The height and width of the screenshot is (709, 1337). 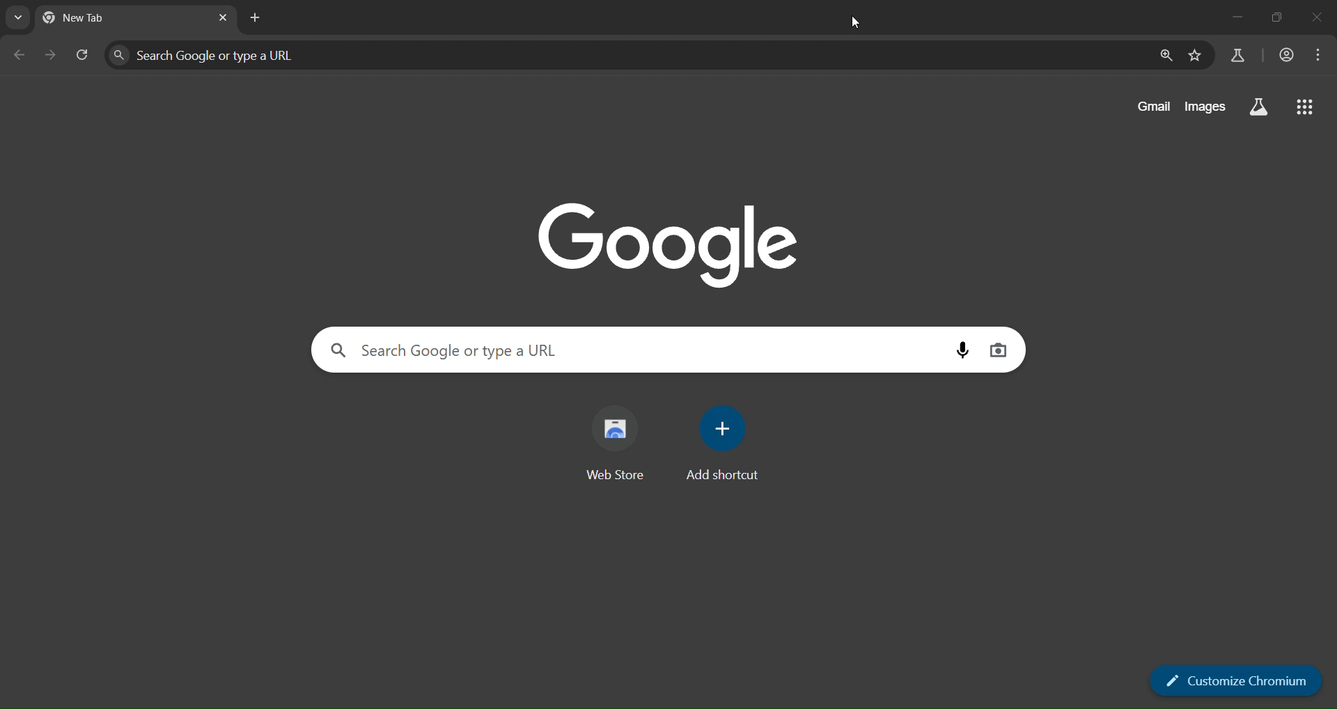 I want to click on gmail, so click(x=1150, y=108).